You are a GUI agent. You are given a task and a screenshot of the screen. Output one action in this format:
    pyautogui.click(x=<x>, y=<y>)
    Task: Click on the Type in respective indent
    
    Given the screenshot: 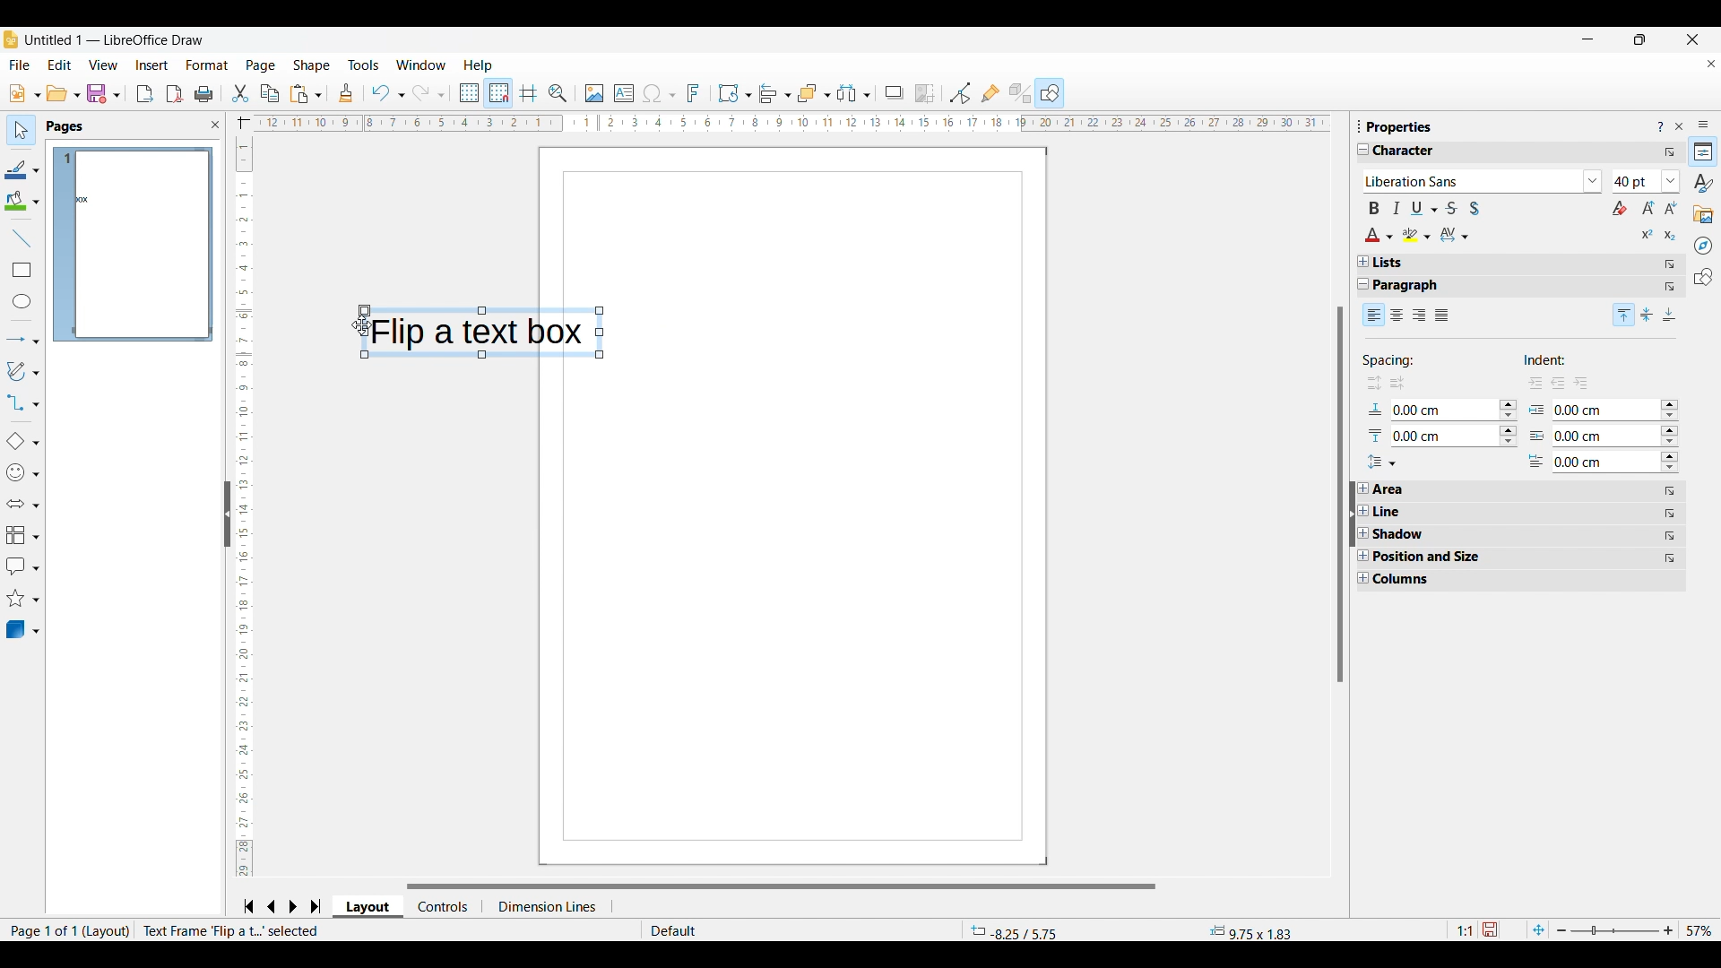 What is the action you would take?
    pyautogui.click(x=1588, y=436)
    